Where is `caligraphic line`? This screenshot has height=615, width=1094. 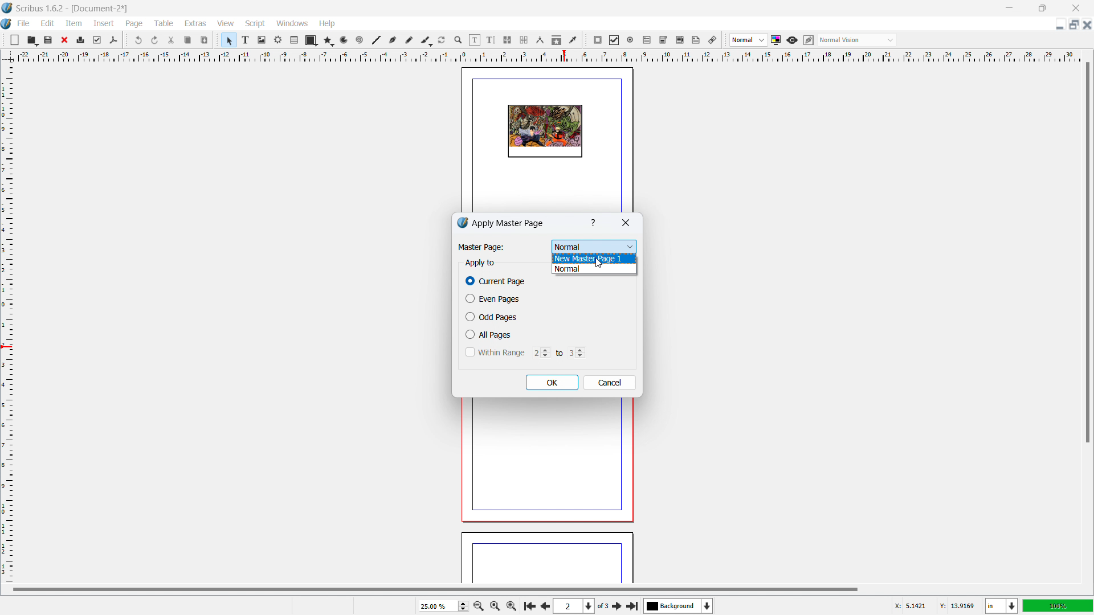
caligraphic line is located at coordinates (426, 40).